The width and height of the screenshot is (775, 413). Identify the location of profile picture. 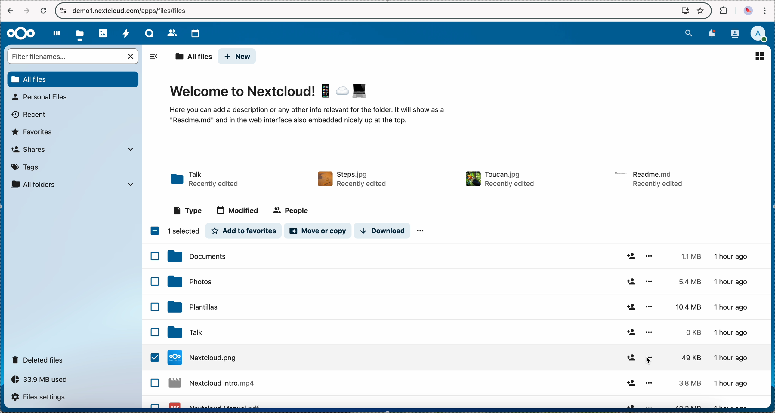
(747, 11).